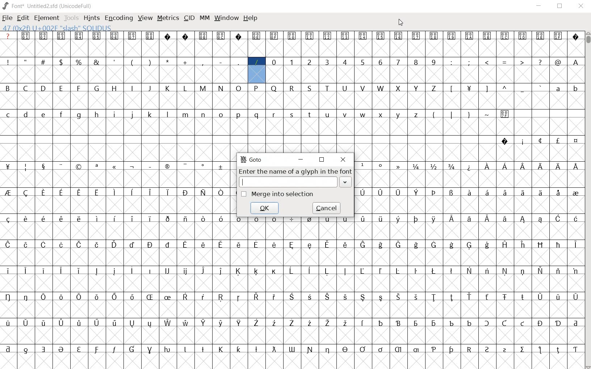  Describe the element at coordinates (487, 192) in the screenshot. I see `glyph` at that location.